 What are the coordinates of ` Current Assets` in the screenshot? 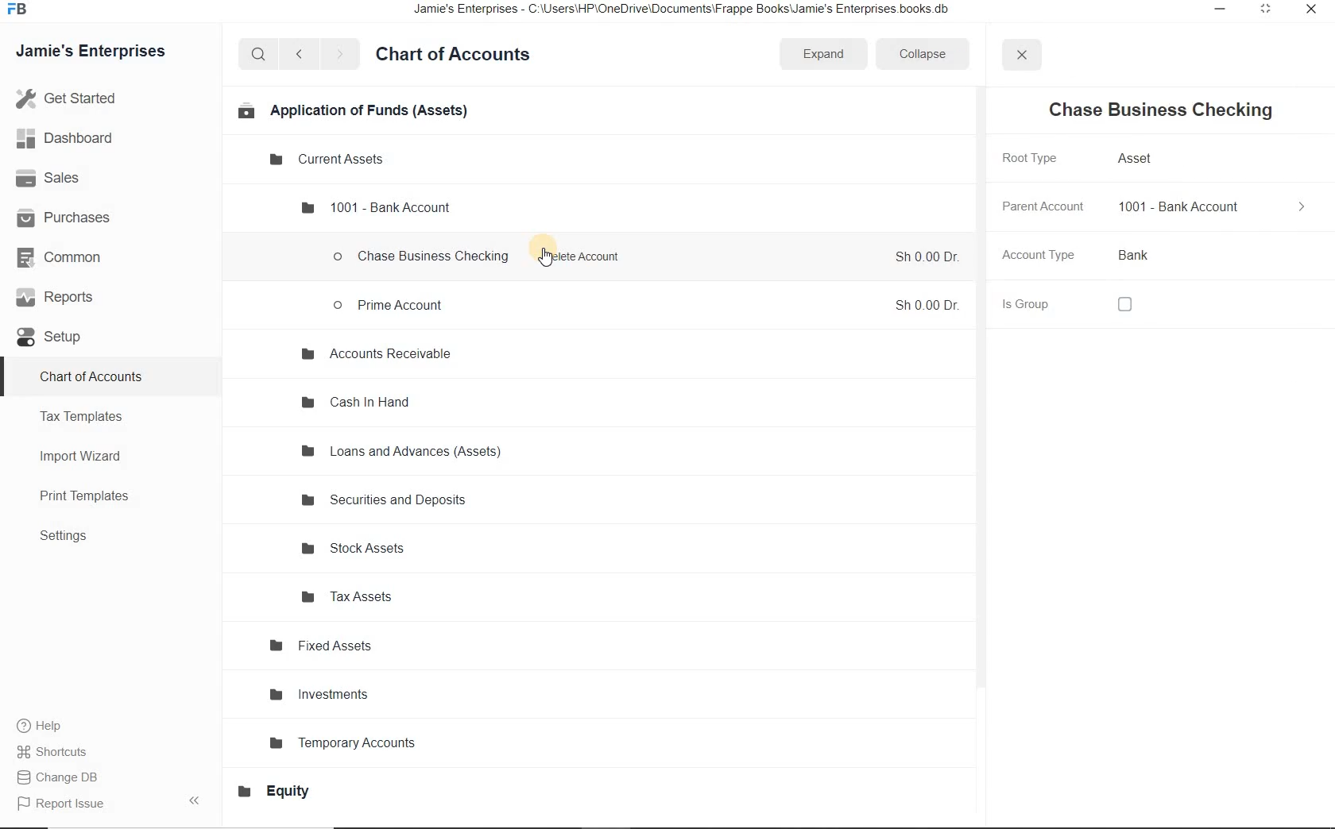 It's located at (330, 160).